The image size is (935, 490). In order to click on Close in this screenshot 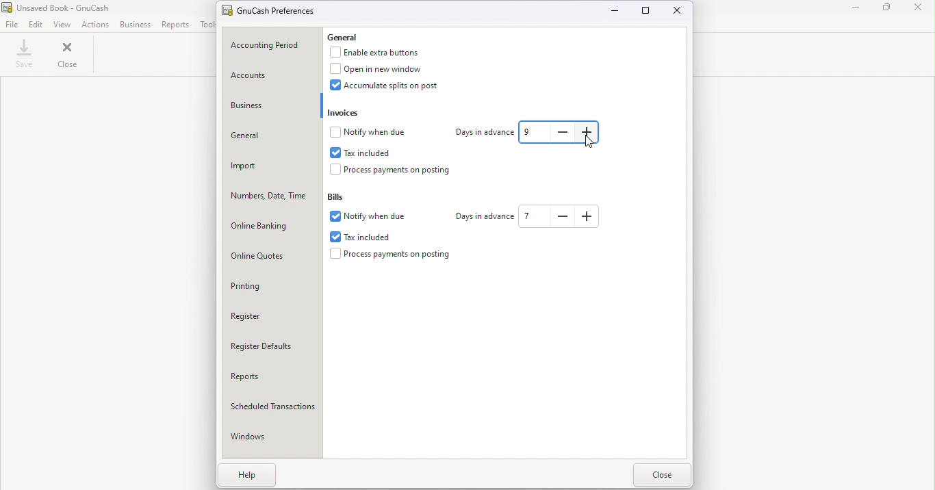, I will do `click(920, 10)`.